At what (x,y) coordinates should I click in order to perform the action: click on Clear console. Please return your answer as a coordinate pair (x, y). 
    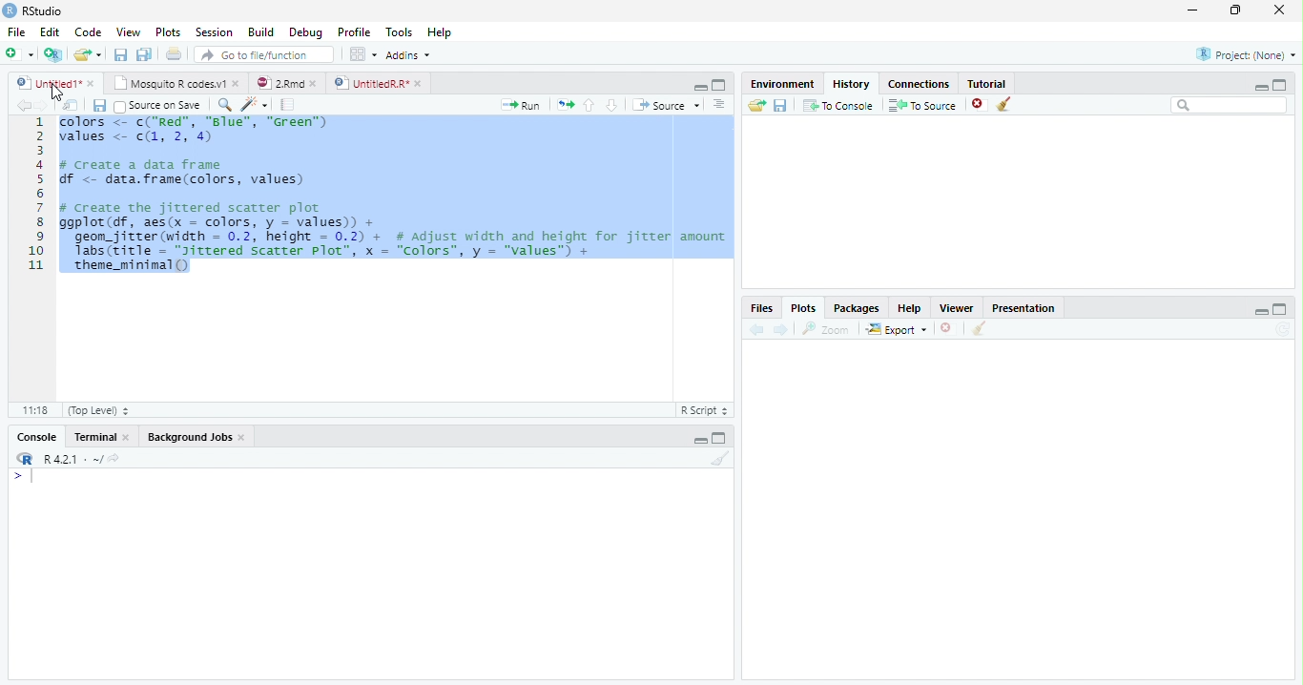
    Looking at the image, I should click on (719, 459).